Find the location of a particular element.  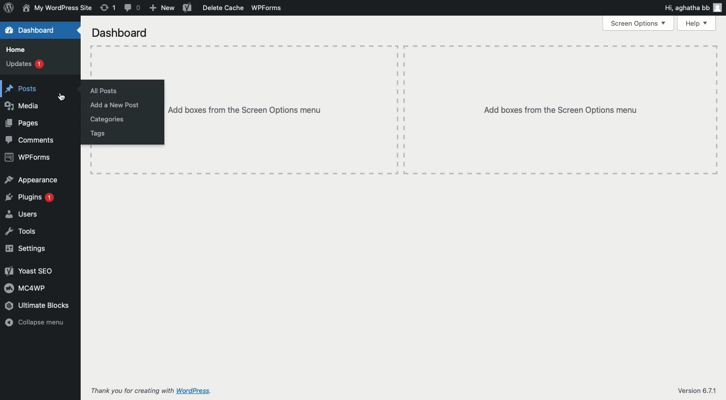

Add a new post is located at coordinates (114, 105).